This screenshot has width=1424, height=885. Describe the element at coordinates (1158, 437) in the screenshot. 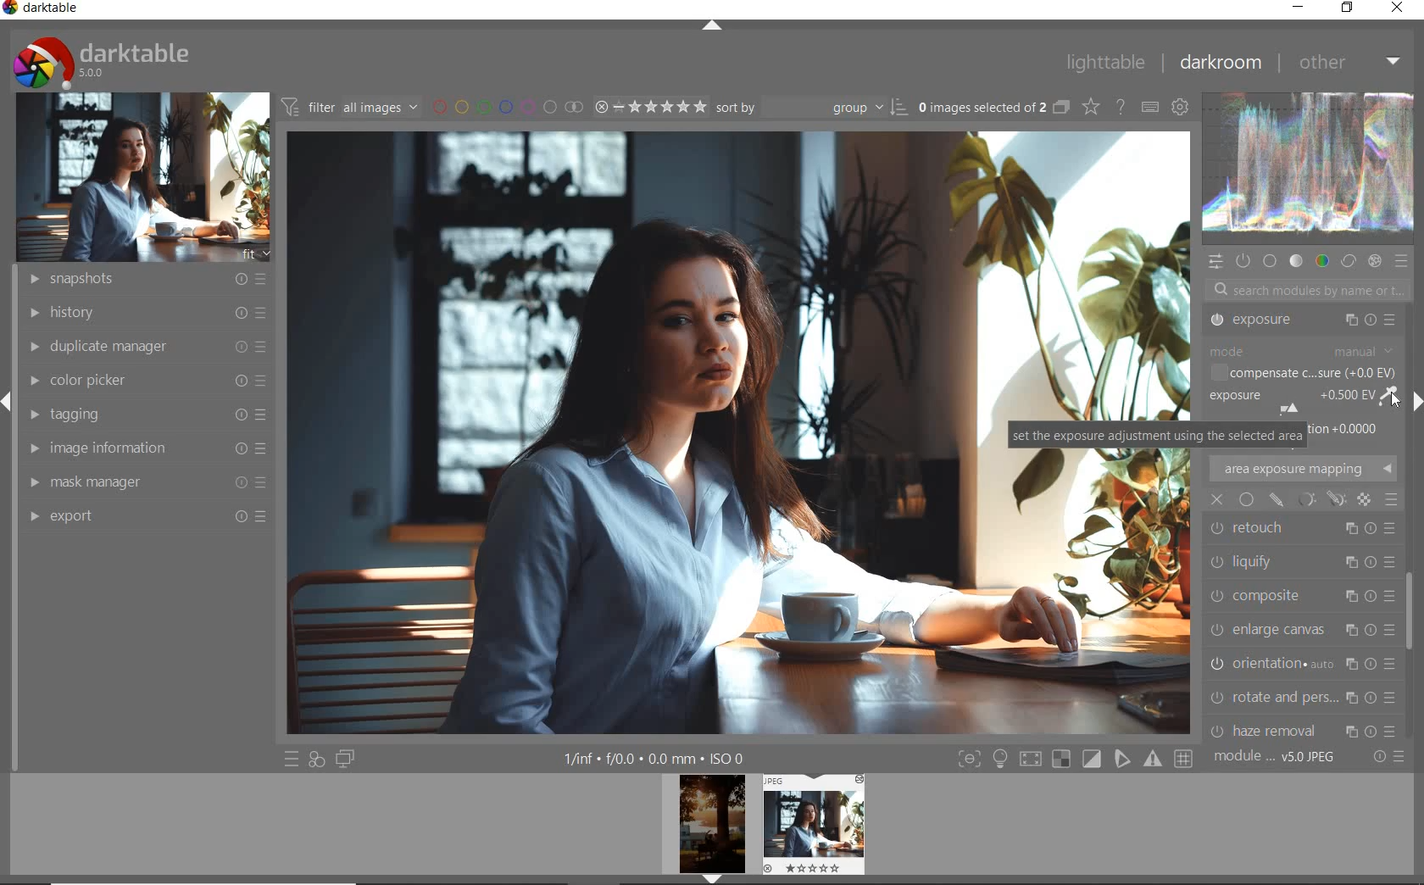

I see `set the exposure adjustment using the selected area` at that location.